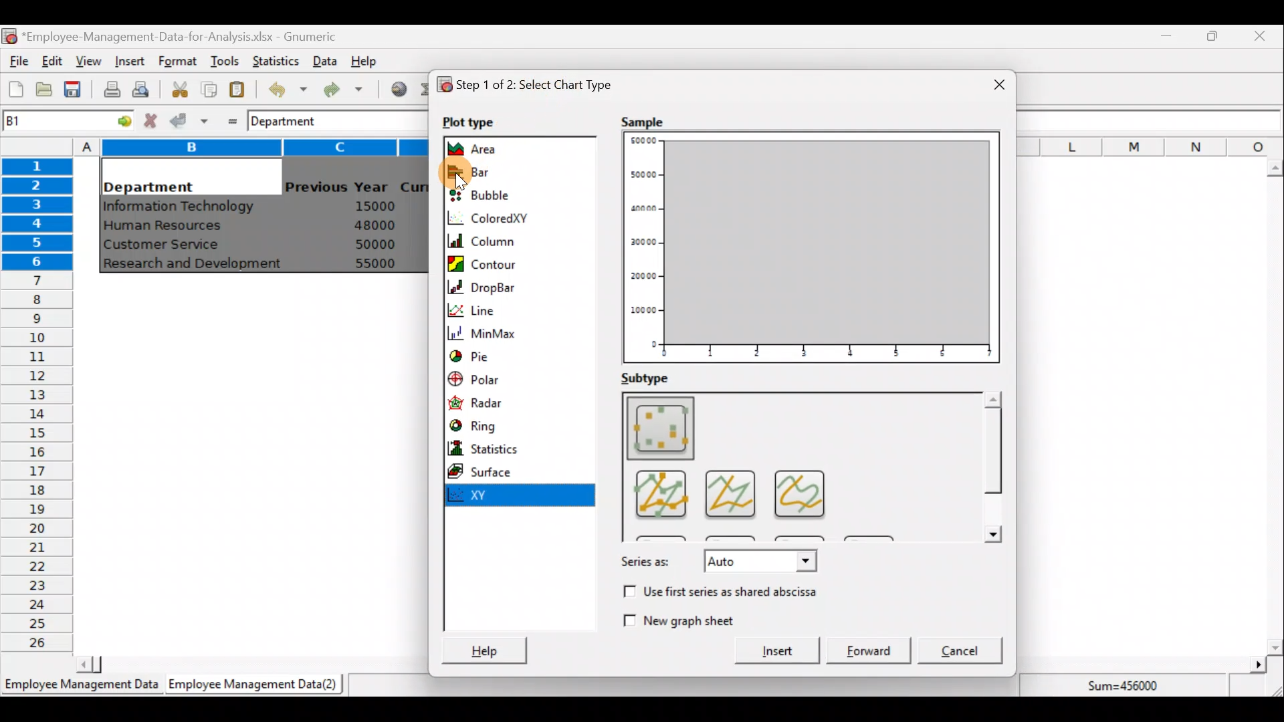 Image resolution: width=1284 pixels, height=722 pixels. Describe the element at coordinates (493, 264) in the screenshot. I see `Contour` at that location.